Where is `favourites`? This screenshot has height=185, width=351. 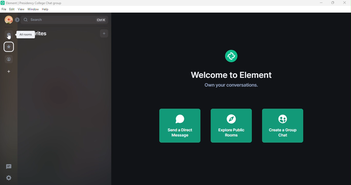
favourites is located at coordinates (10, 47).